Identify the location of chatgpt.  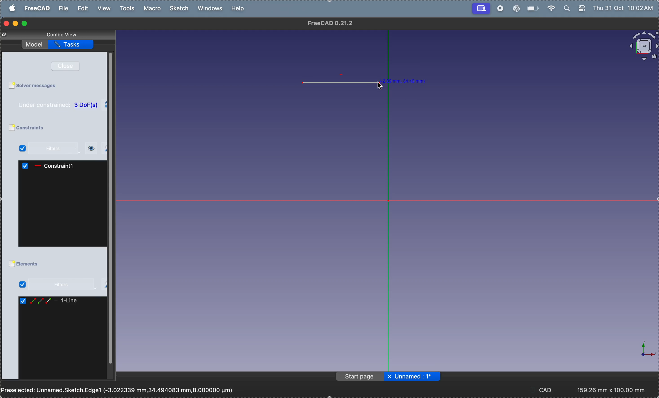
(516, 9).